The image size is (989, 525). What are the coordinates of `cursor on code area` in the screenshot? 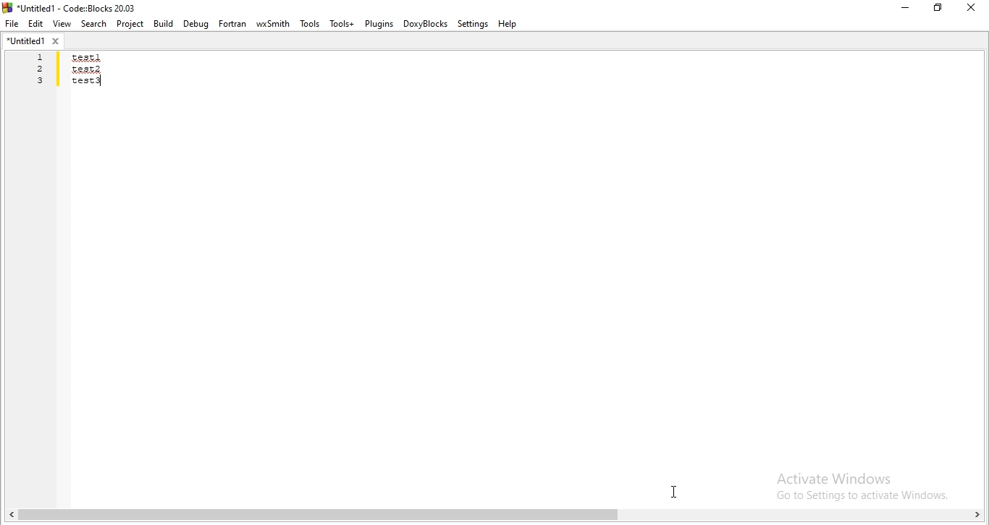 It's located at (673, 492).